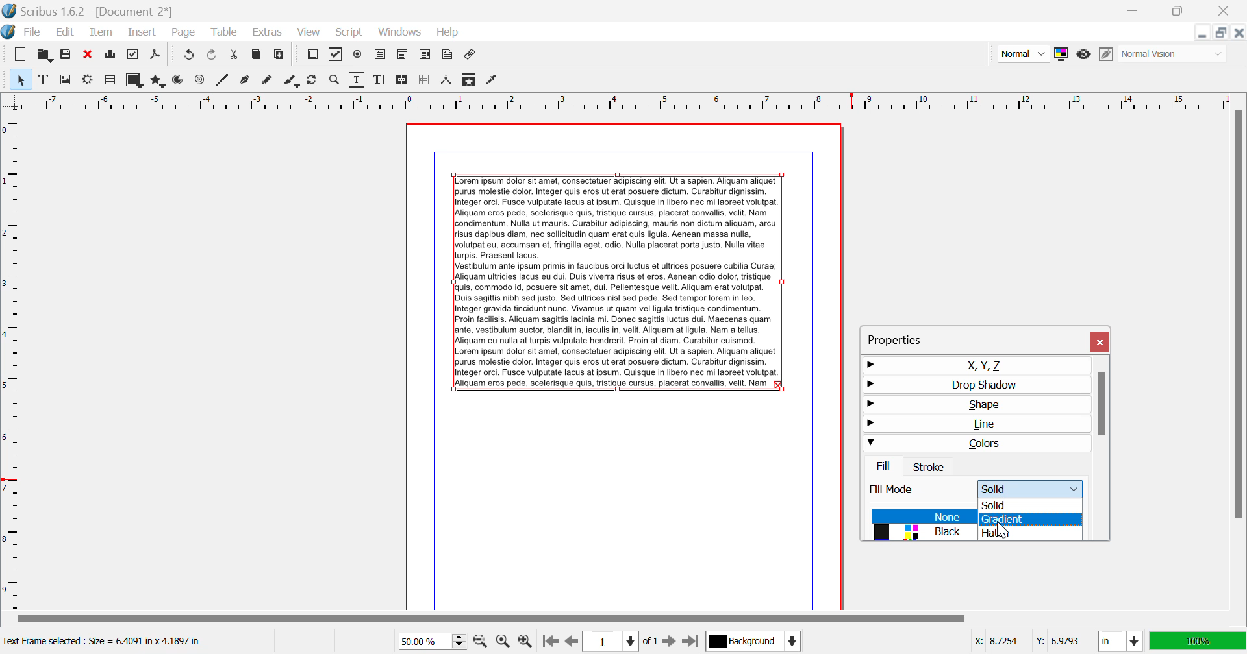 This screenshot has width=1247, height=654. Describe the element at coordinates (381, 55) in the screenshot. I see `Pdf Text Fields` at that location.